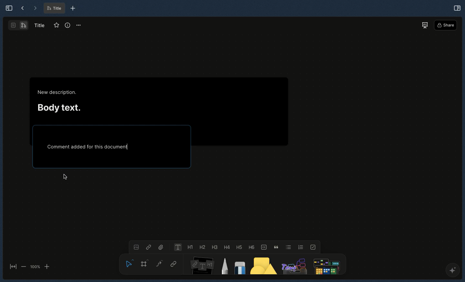 This screenshot has height=282, width=465. What do you see at coordinates (54, 8) in the screenshot?
I see `Title` at bounding box center [54, 8].